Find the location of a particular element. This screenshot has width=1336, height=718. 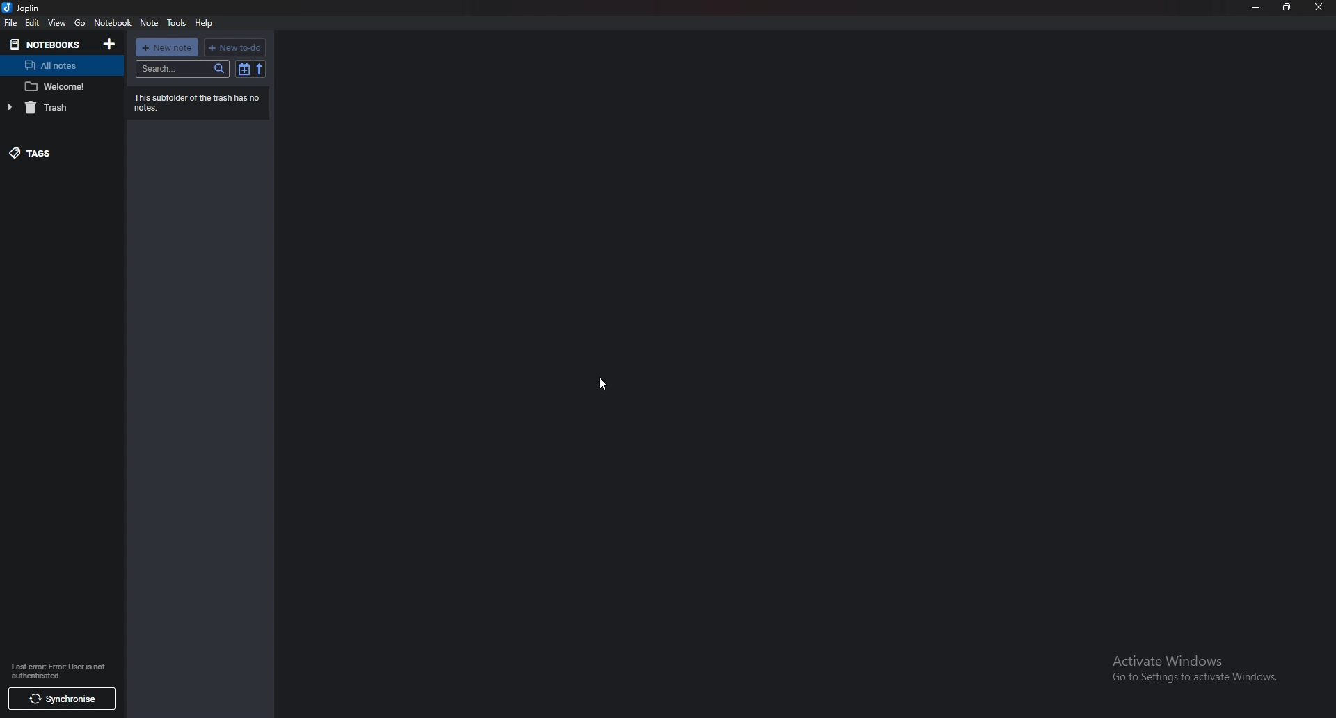

Note is located at coordinates (150, 22).